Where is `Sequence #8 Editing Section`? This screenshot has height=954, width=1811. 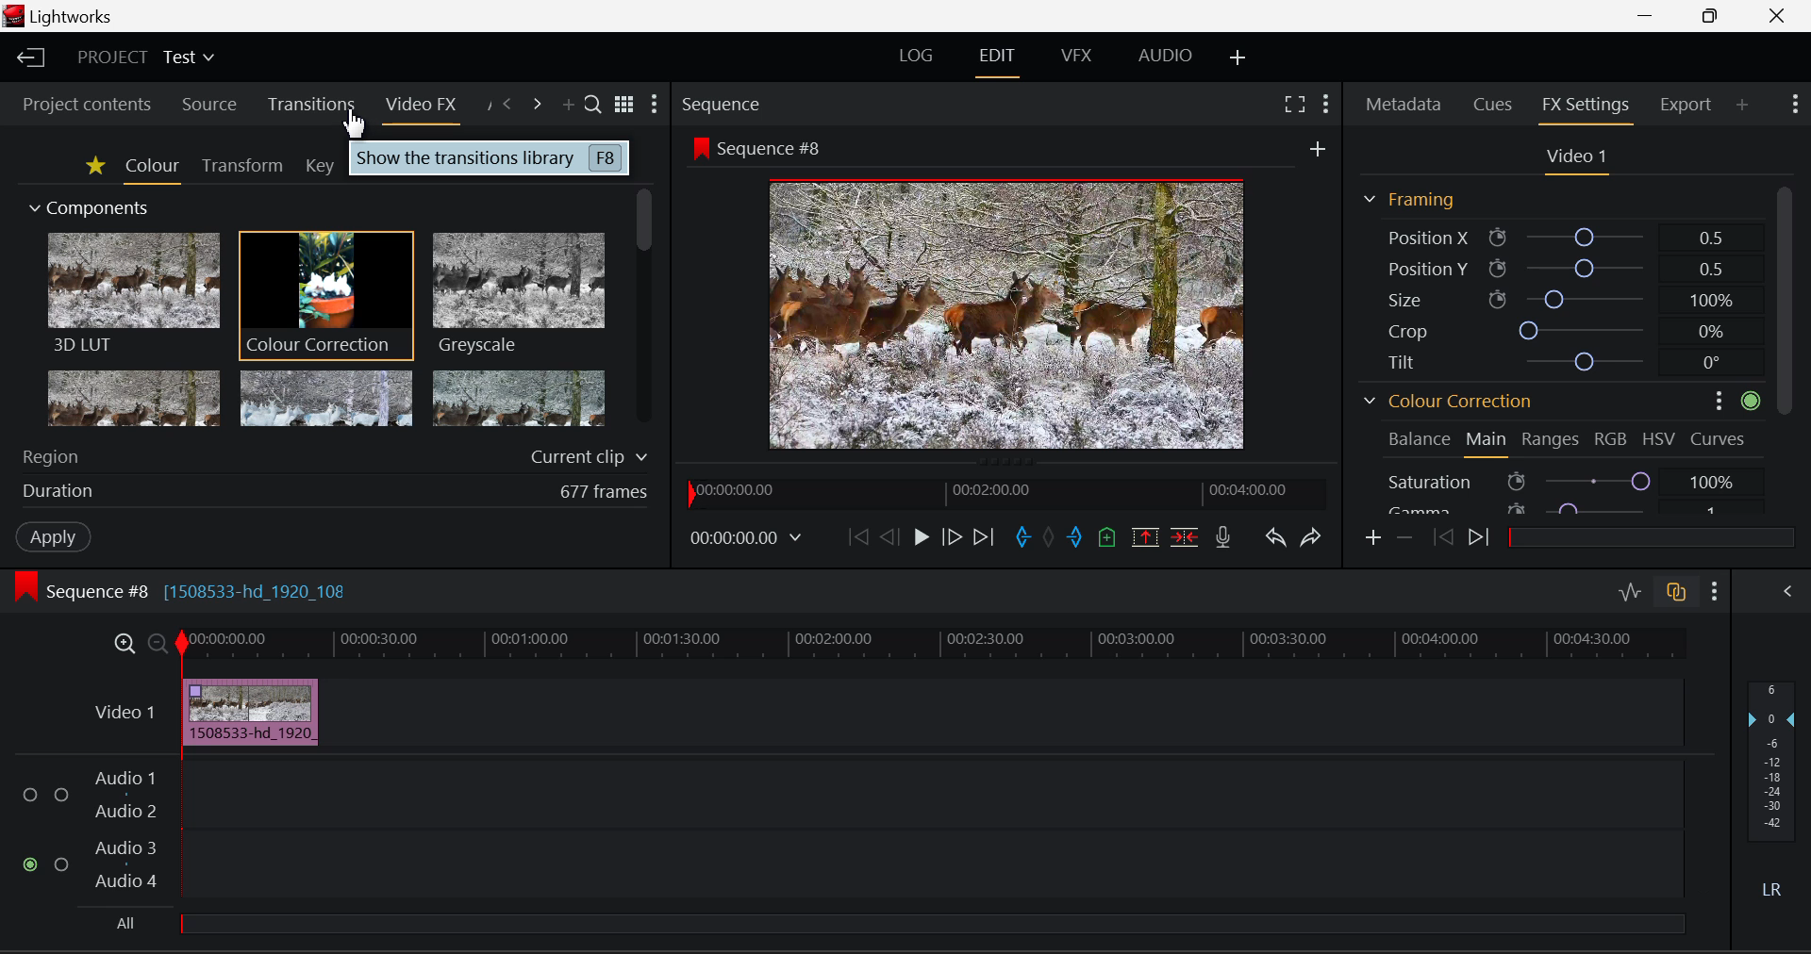 Sequence #8 Editing Section is located at coordinates (177, 590).